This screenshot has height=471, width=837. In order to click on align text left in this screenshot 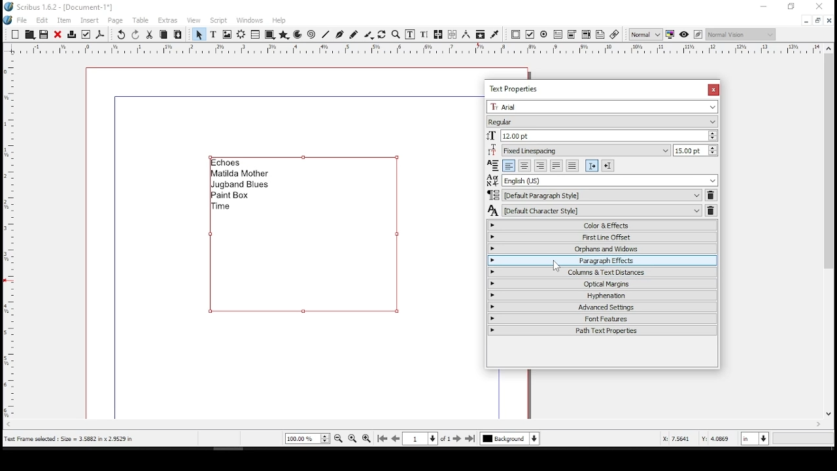, I will do `click(507, 166)`.